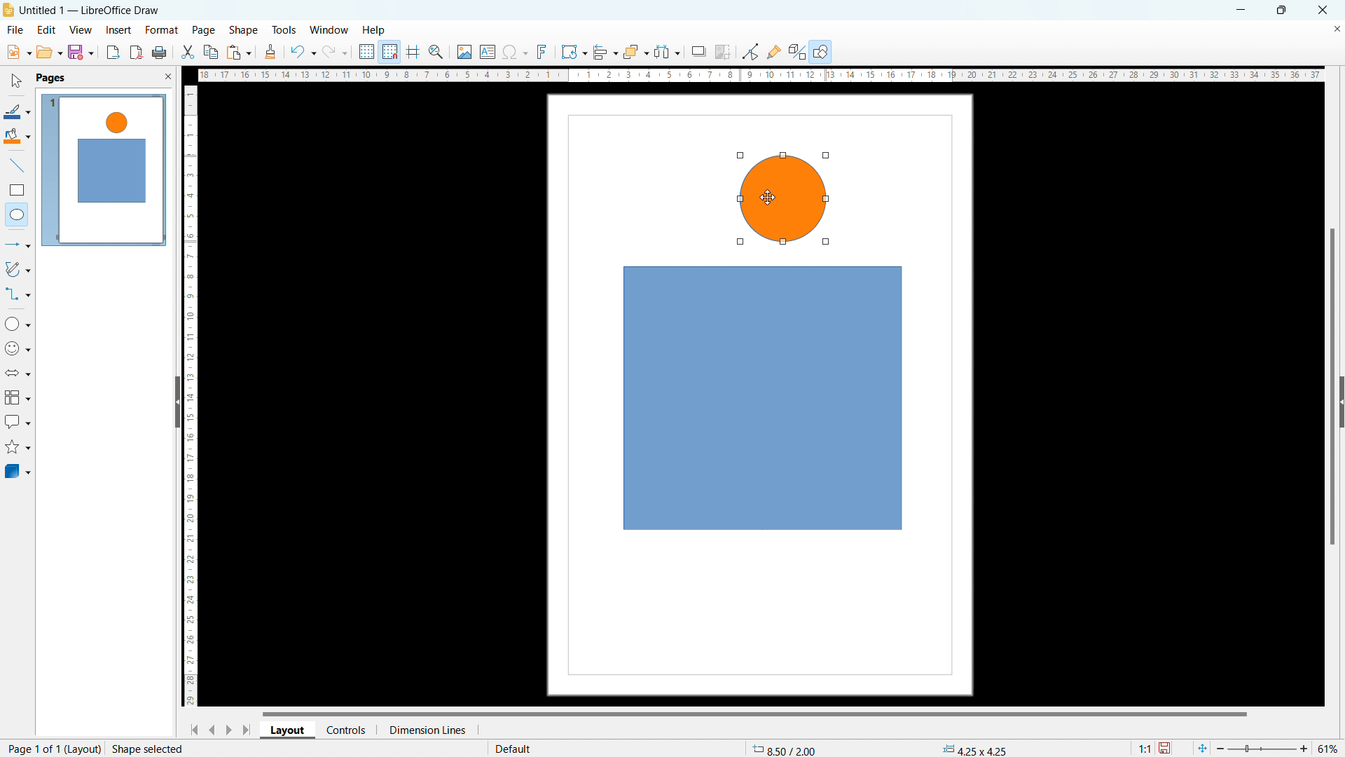 The height and width of the screenshot is (757, 1345). Describe the element at coordinates (723, 52) in the screenshot. I see `crop` at that location.